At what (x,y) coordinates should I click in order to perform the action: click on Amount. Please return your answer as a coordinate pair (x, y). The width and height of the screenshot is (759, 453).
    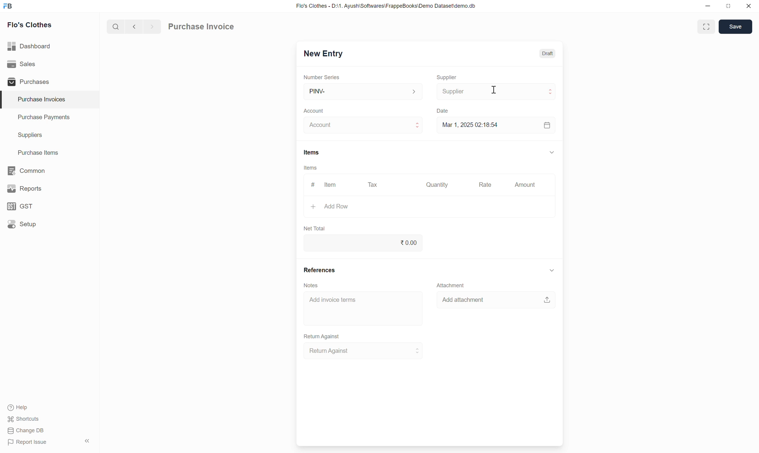
    Looking at the image, I should click on (527, 185).